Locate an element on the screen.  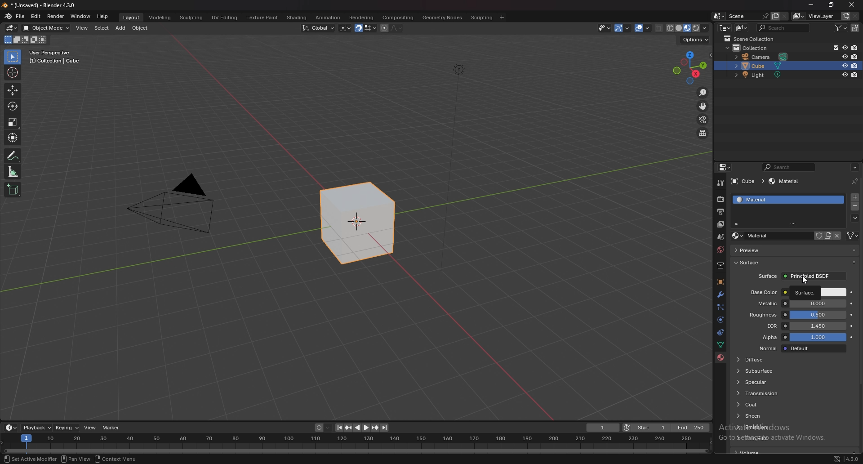
name is located at coordinates (771, 236).